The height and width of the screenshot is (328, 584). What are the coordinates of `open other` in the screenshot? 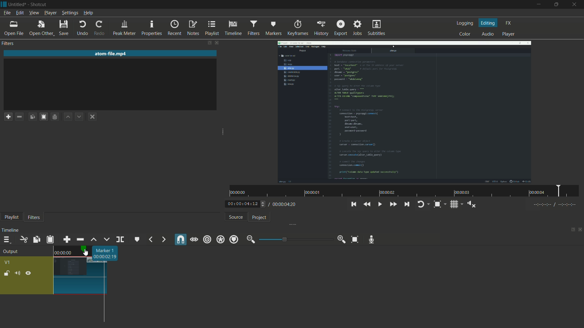 It's located at (40, 28).